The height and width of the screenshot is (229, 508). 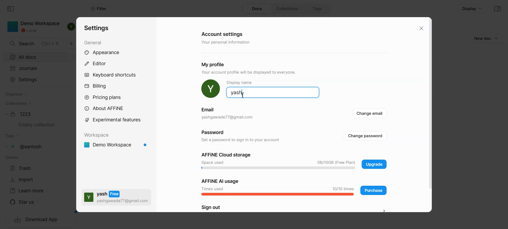 What do you see at coordinates (98, 135) in the screenshot?
I see `Workspace` at bounding box center [98, 135].